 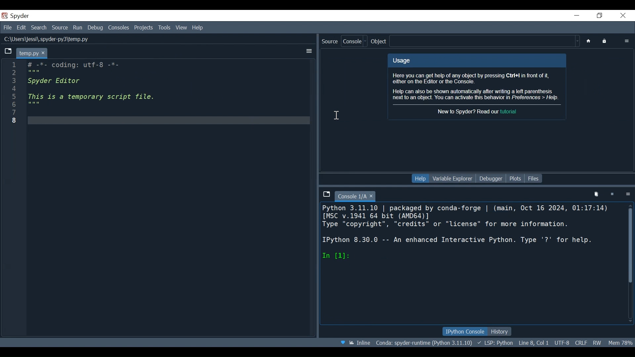 What do you see at coordinates (326, 194) in the screenshot?
I see `Browse tab` at bounding box center [326, 194].